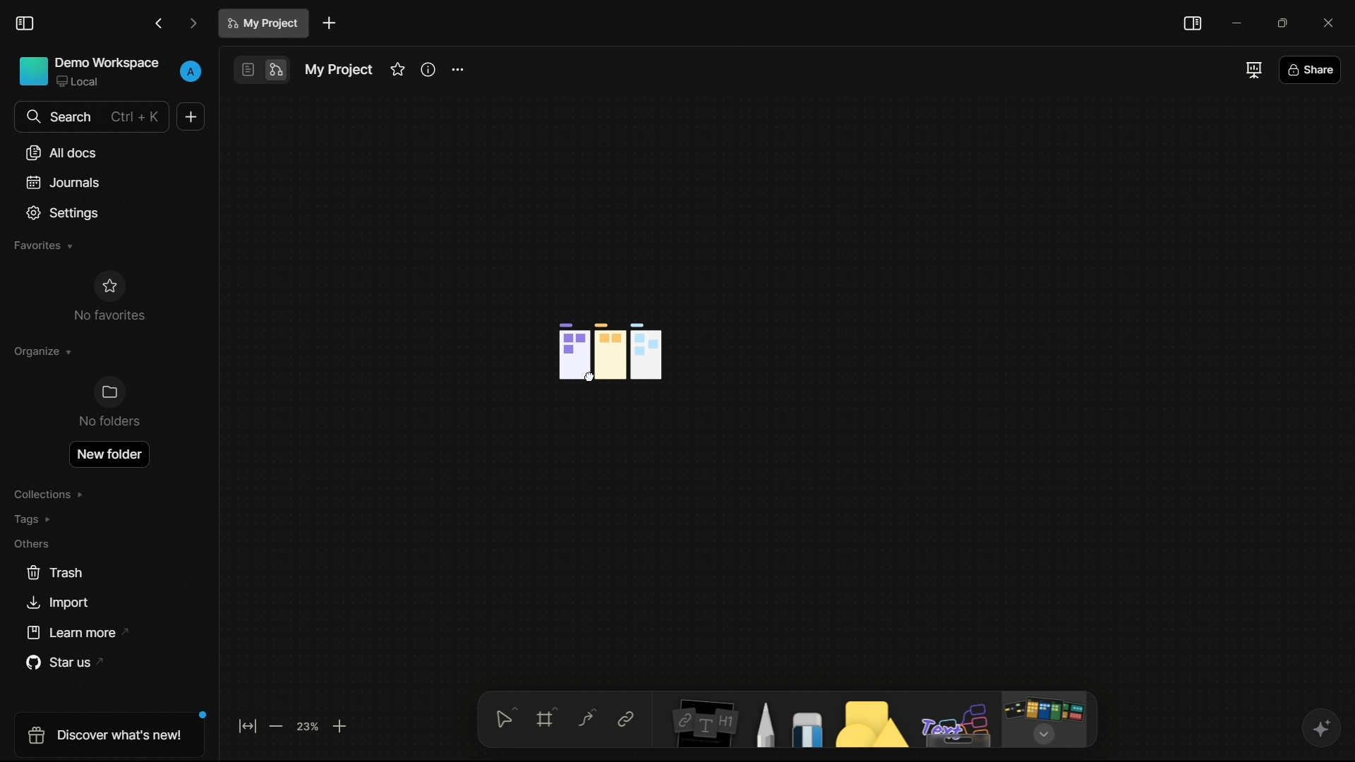 The image size is (1355, 762). What do you see at coordinates (247, 725) in the screenshot?
I see `fit to screen` at bounding box center [247, 725].